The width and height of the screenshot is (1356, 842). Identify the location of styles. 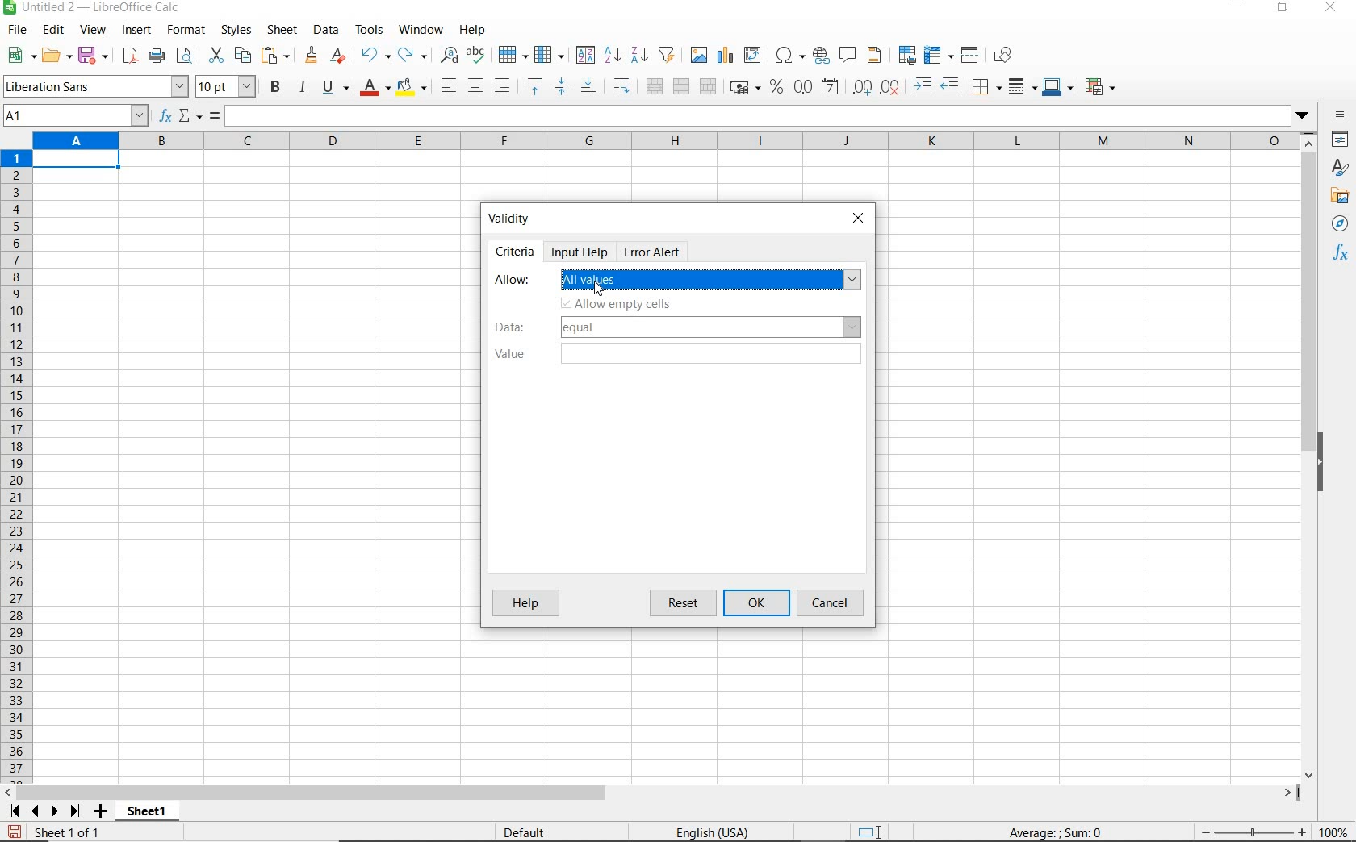
(1341, 169).